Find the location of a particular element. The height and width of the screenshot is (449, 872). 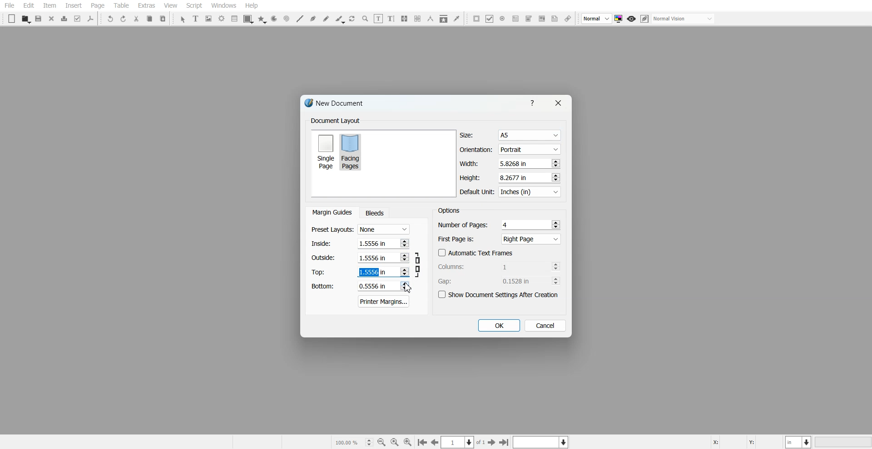

Increase and decrease No.  is located at coordinates (555, 266).